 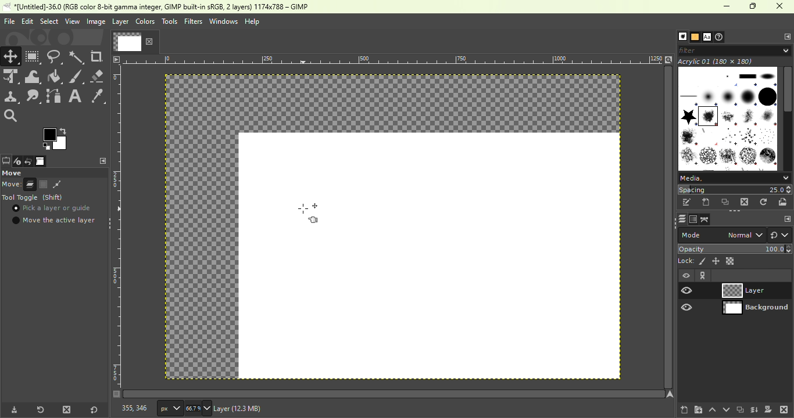 What do you see at coordinates (731, 261) in the screenshot?
I see `Lock alpha channel` at bounding box center [731, 261].